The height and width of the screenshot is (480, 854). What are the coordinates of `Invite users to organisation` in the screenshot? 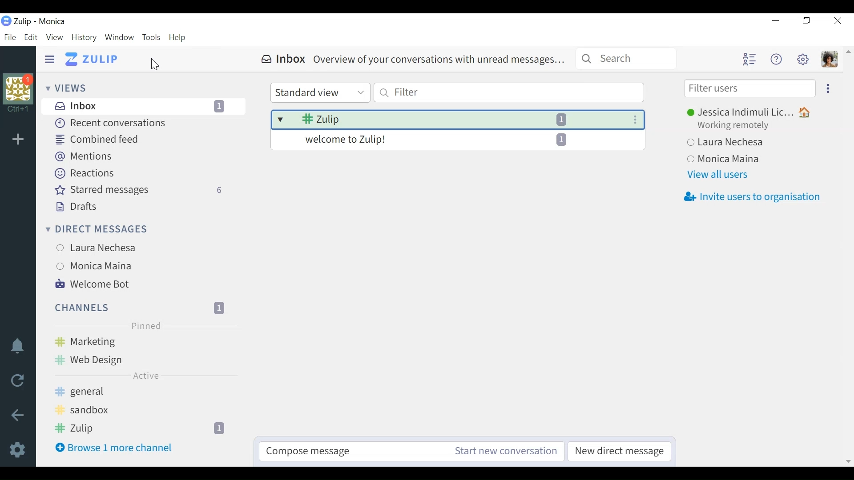 It's located at (751, 197).